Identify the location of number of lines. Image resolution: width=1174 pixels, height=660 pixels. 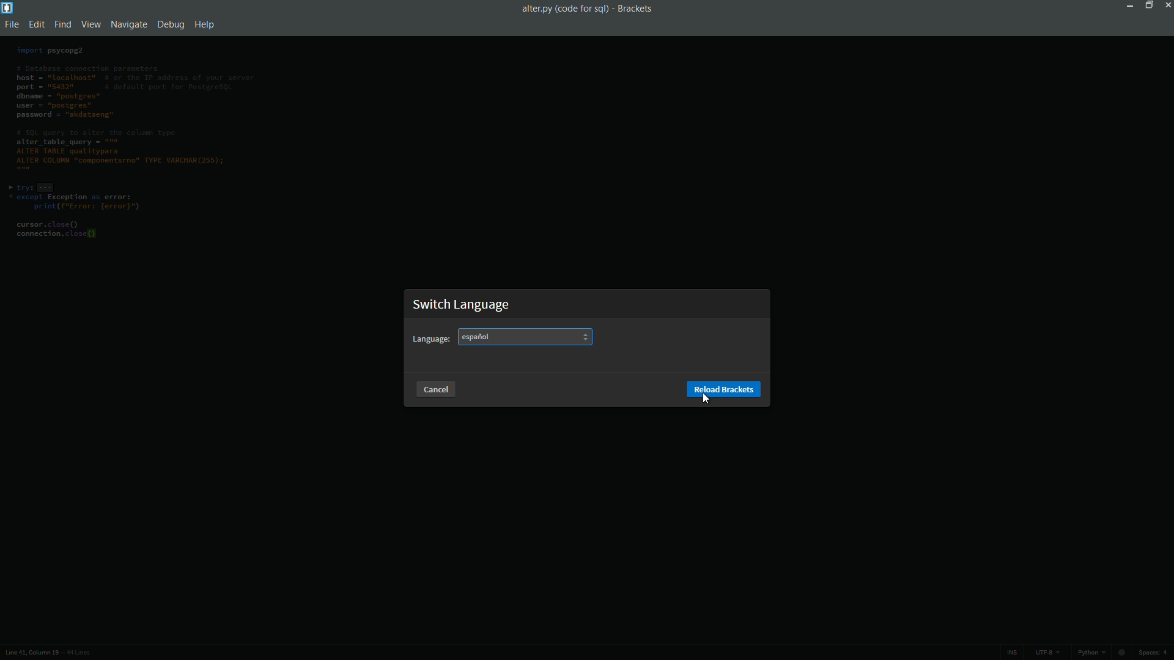
(78, 652).